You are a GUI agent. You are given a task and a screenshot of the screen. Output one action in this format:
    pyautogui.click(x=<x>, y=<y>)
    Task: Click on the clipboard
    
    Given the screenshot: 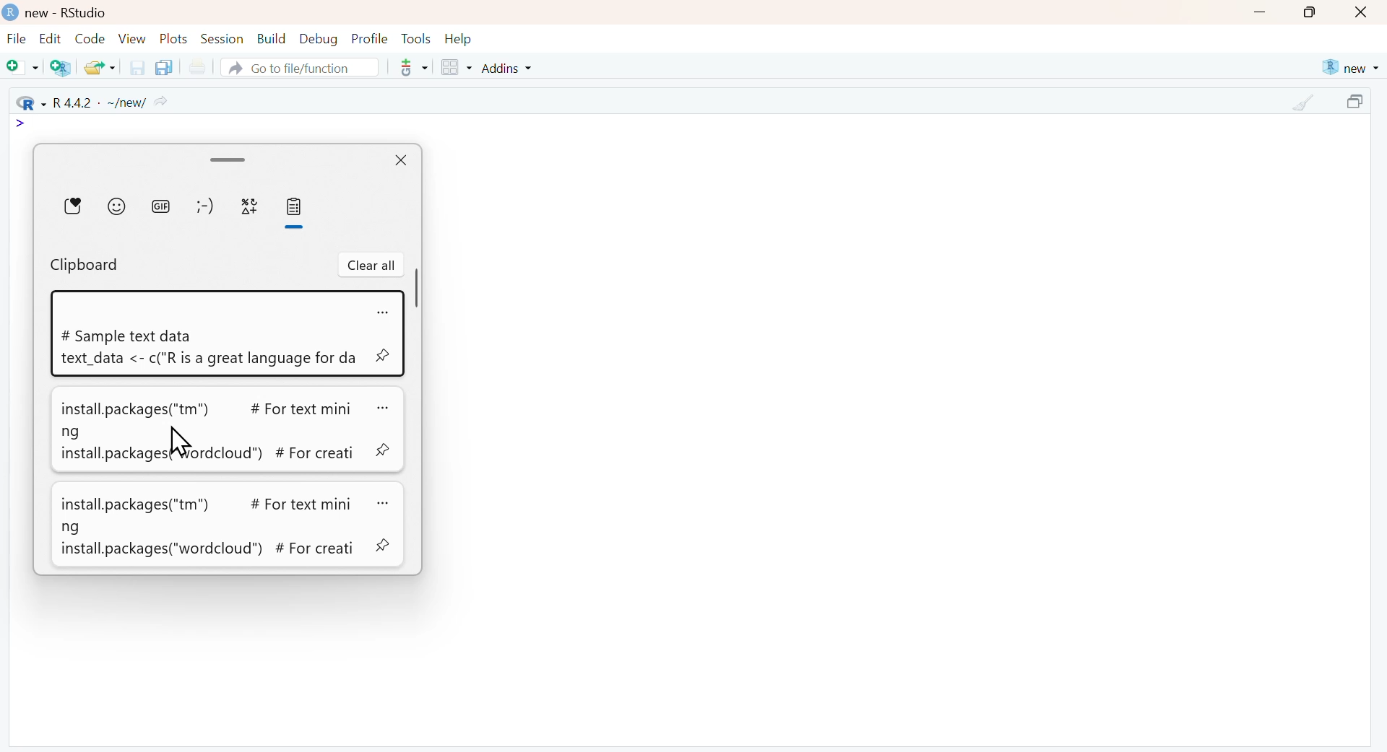 What is the action you would take?
    pyautogui.click(x=294, y=207)
    